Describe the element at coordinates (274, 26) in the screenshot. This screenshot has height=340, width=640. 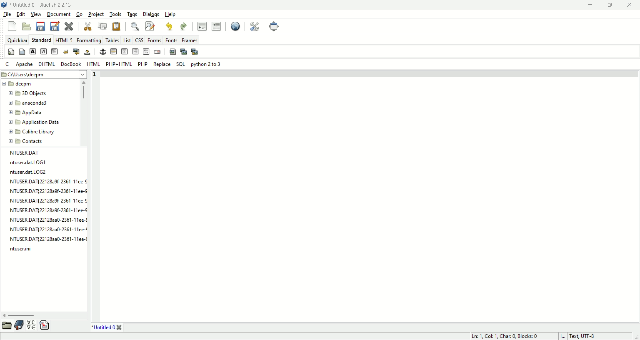
I see `fullscreen` at that location.